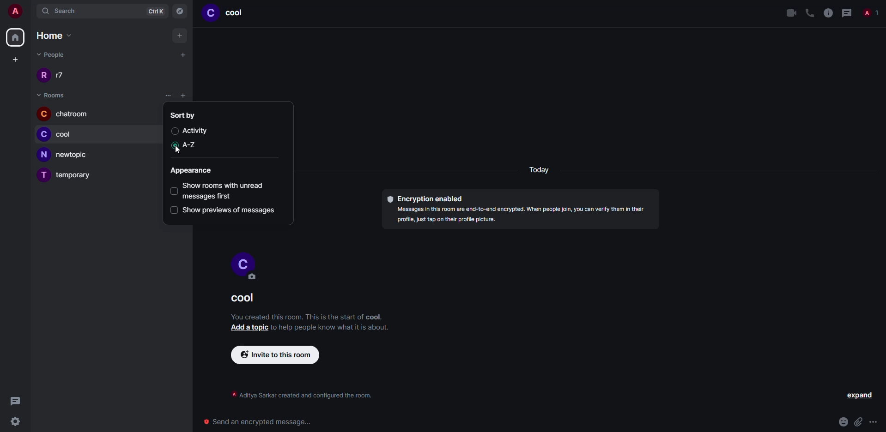  I want to click on edit, so click(254, 277).